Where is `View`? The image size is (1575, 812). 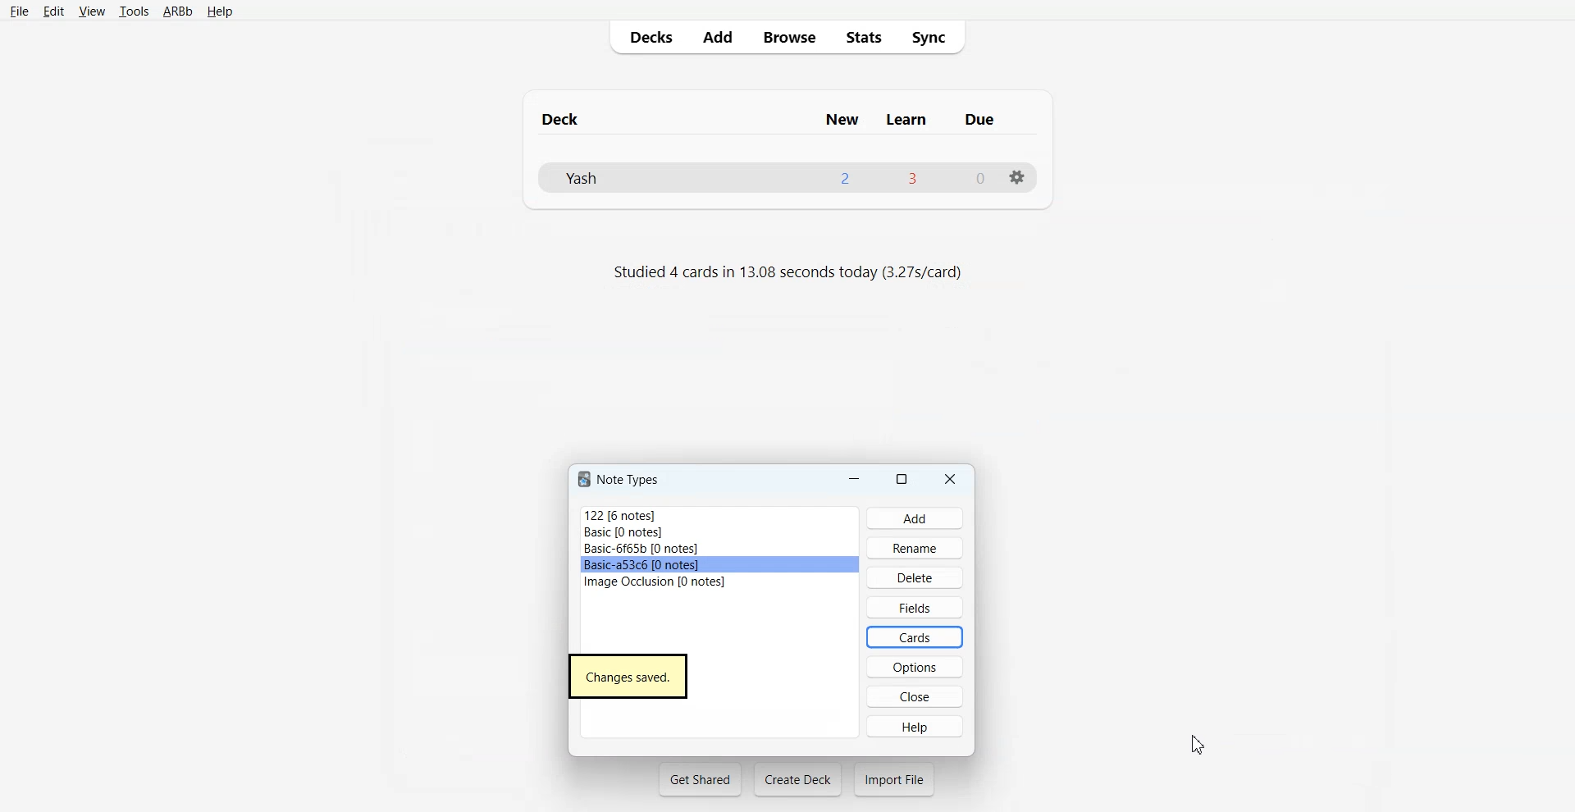 View is located at coordinates (92, 11).